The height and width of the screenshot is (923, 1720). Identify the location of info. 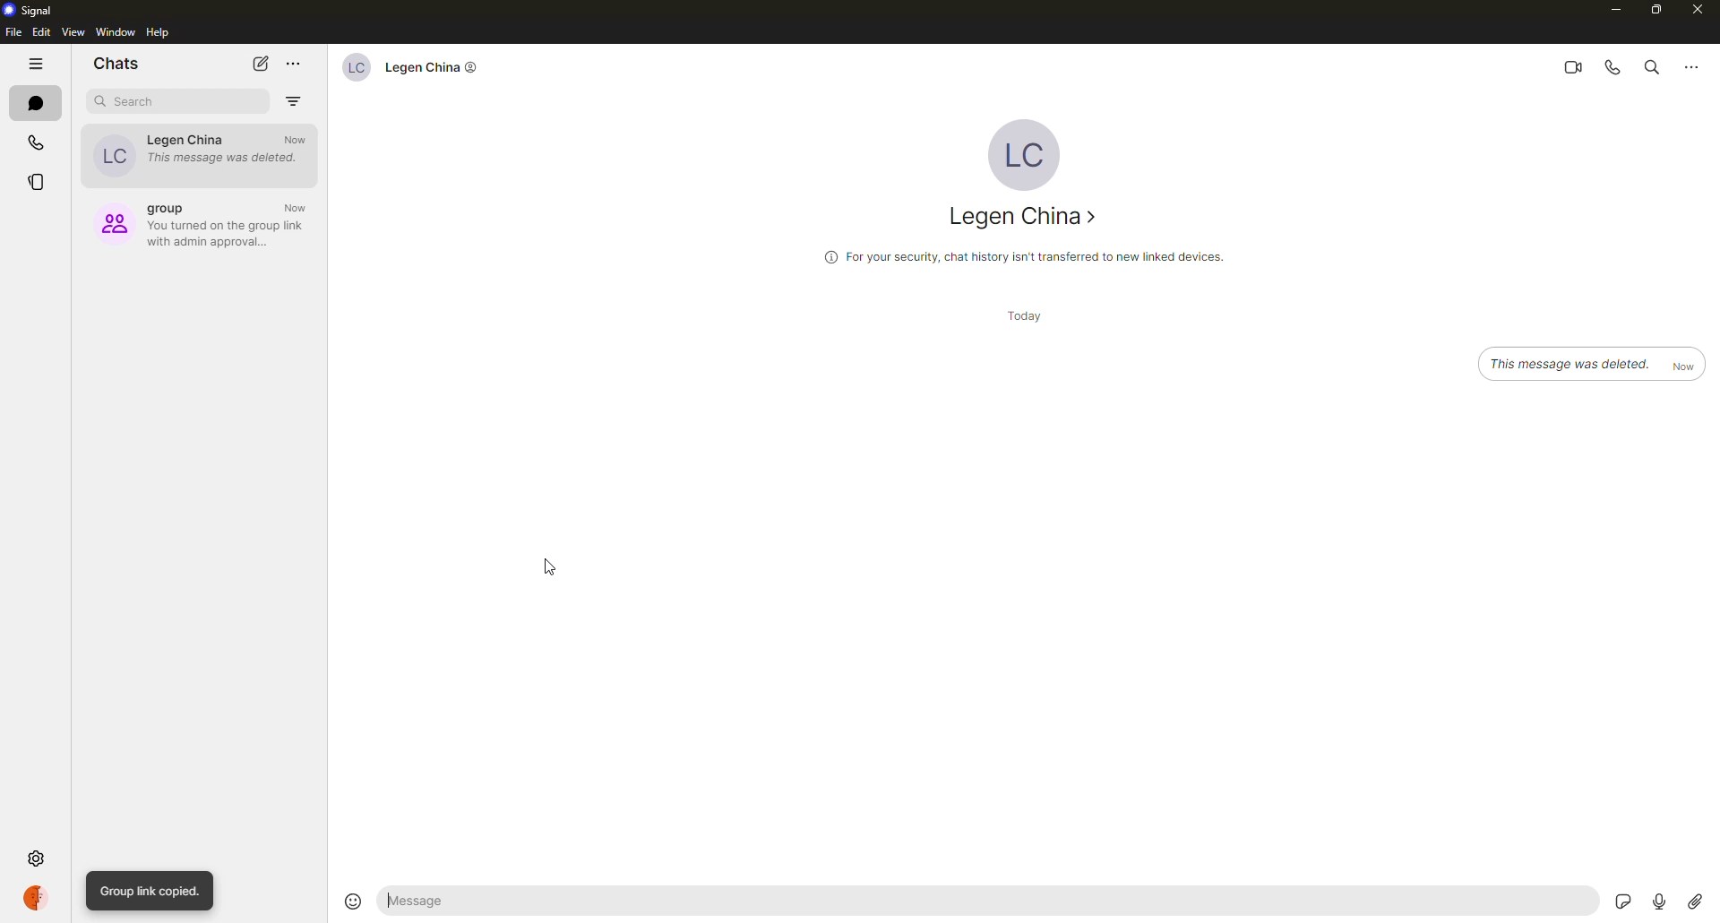
(1022, 255).